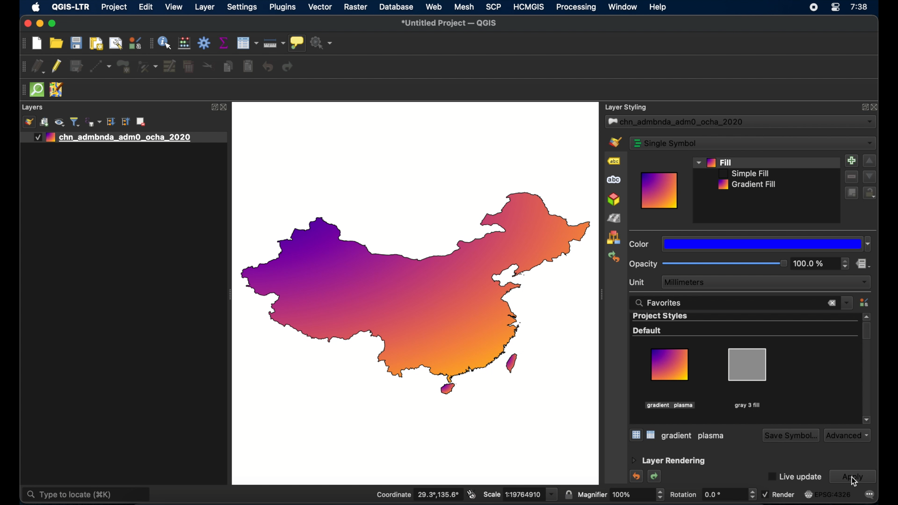  Describe the element at coordinates (853, 476) in the screenshot. I see `apply` at that location.